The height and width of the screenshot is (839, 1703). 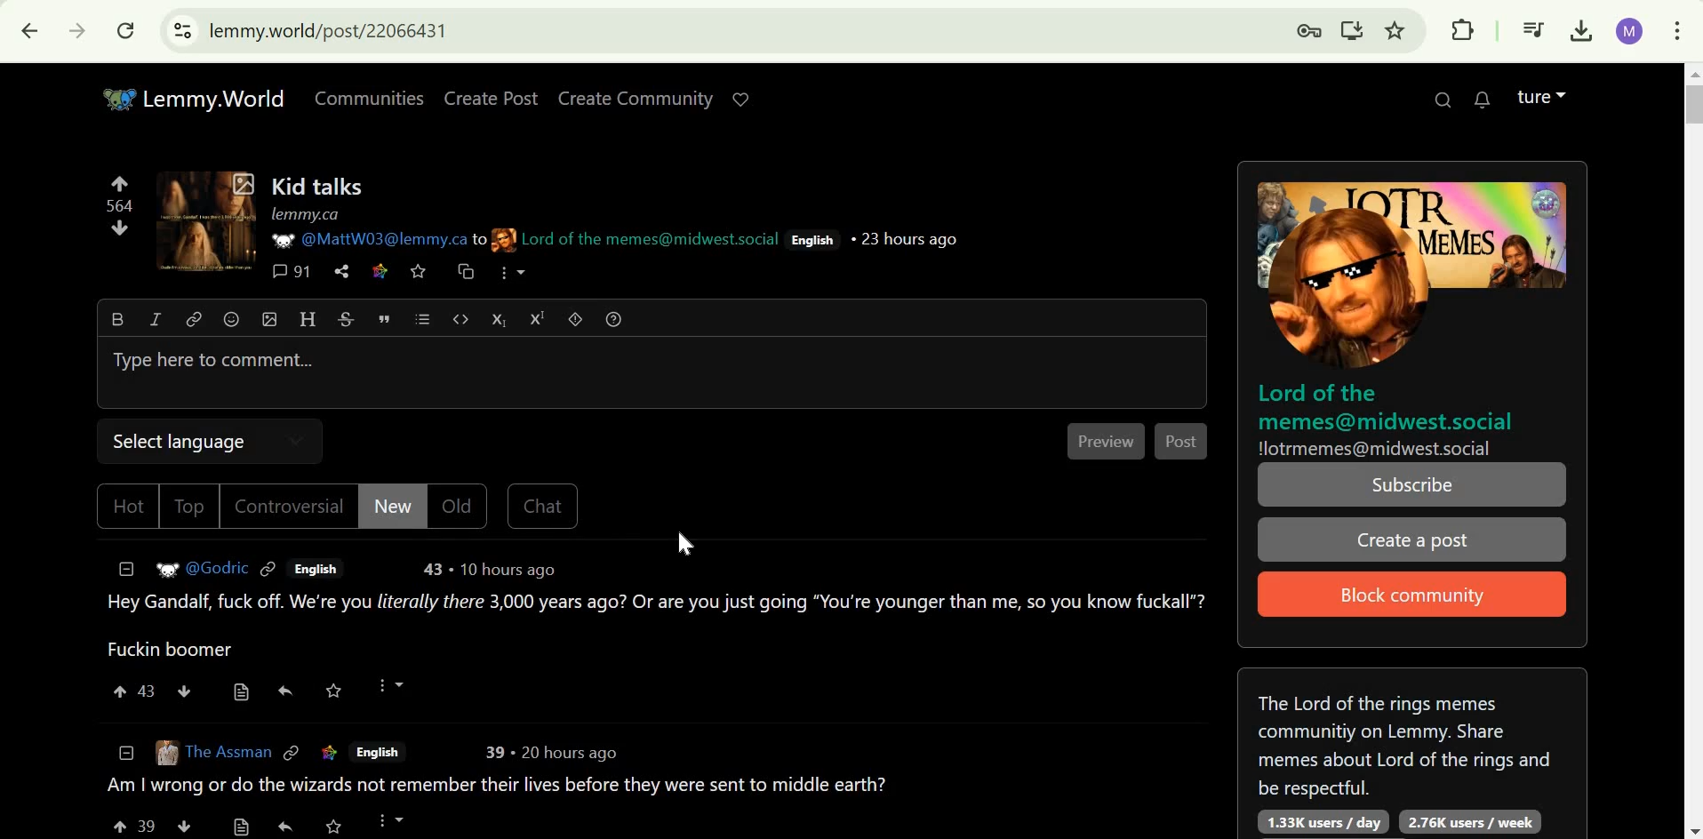 I want to click on !lotrmemes@midwest.social, so click(x=1378, y=448).